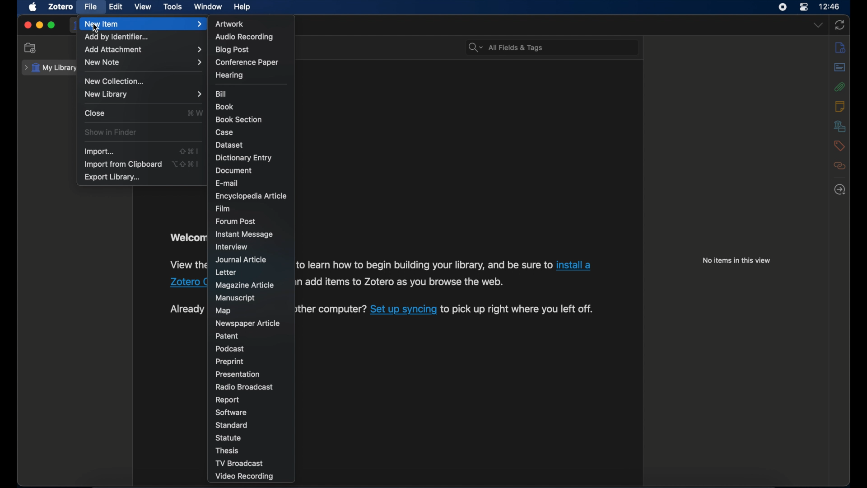 The height and width of the screenshot is (488, 867). Describe the element at coordinates (208, 7) in the screenshot. I see `window` at that location.